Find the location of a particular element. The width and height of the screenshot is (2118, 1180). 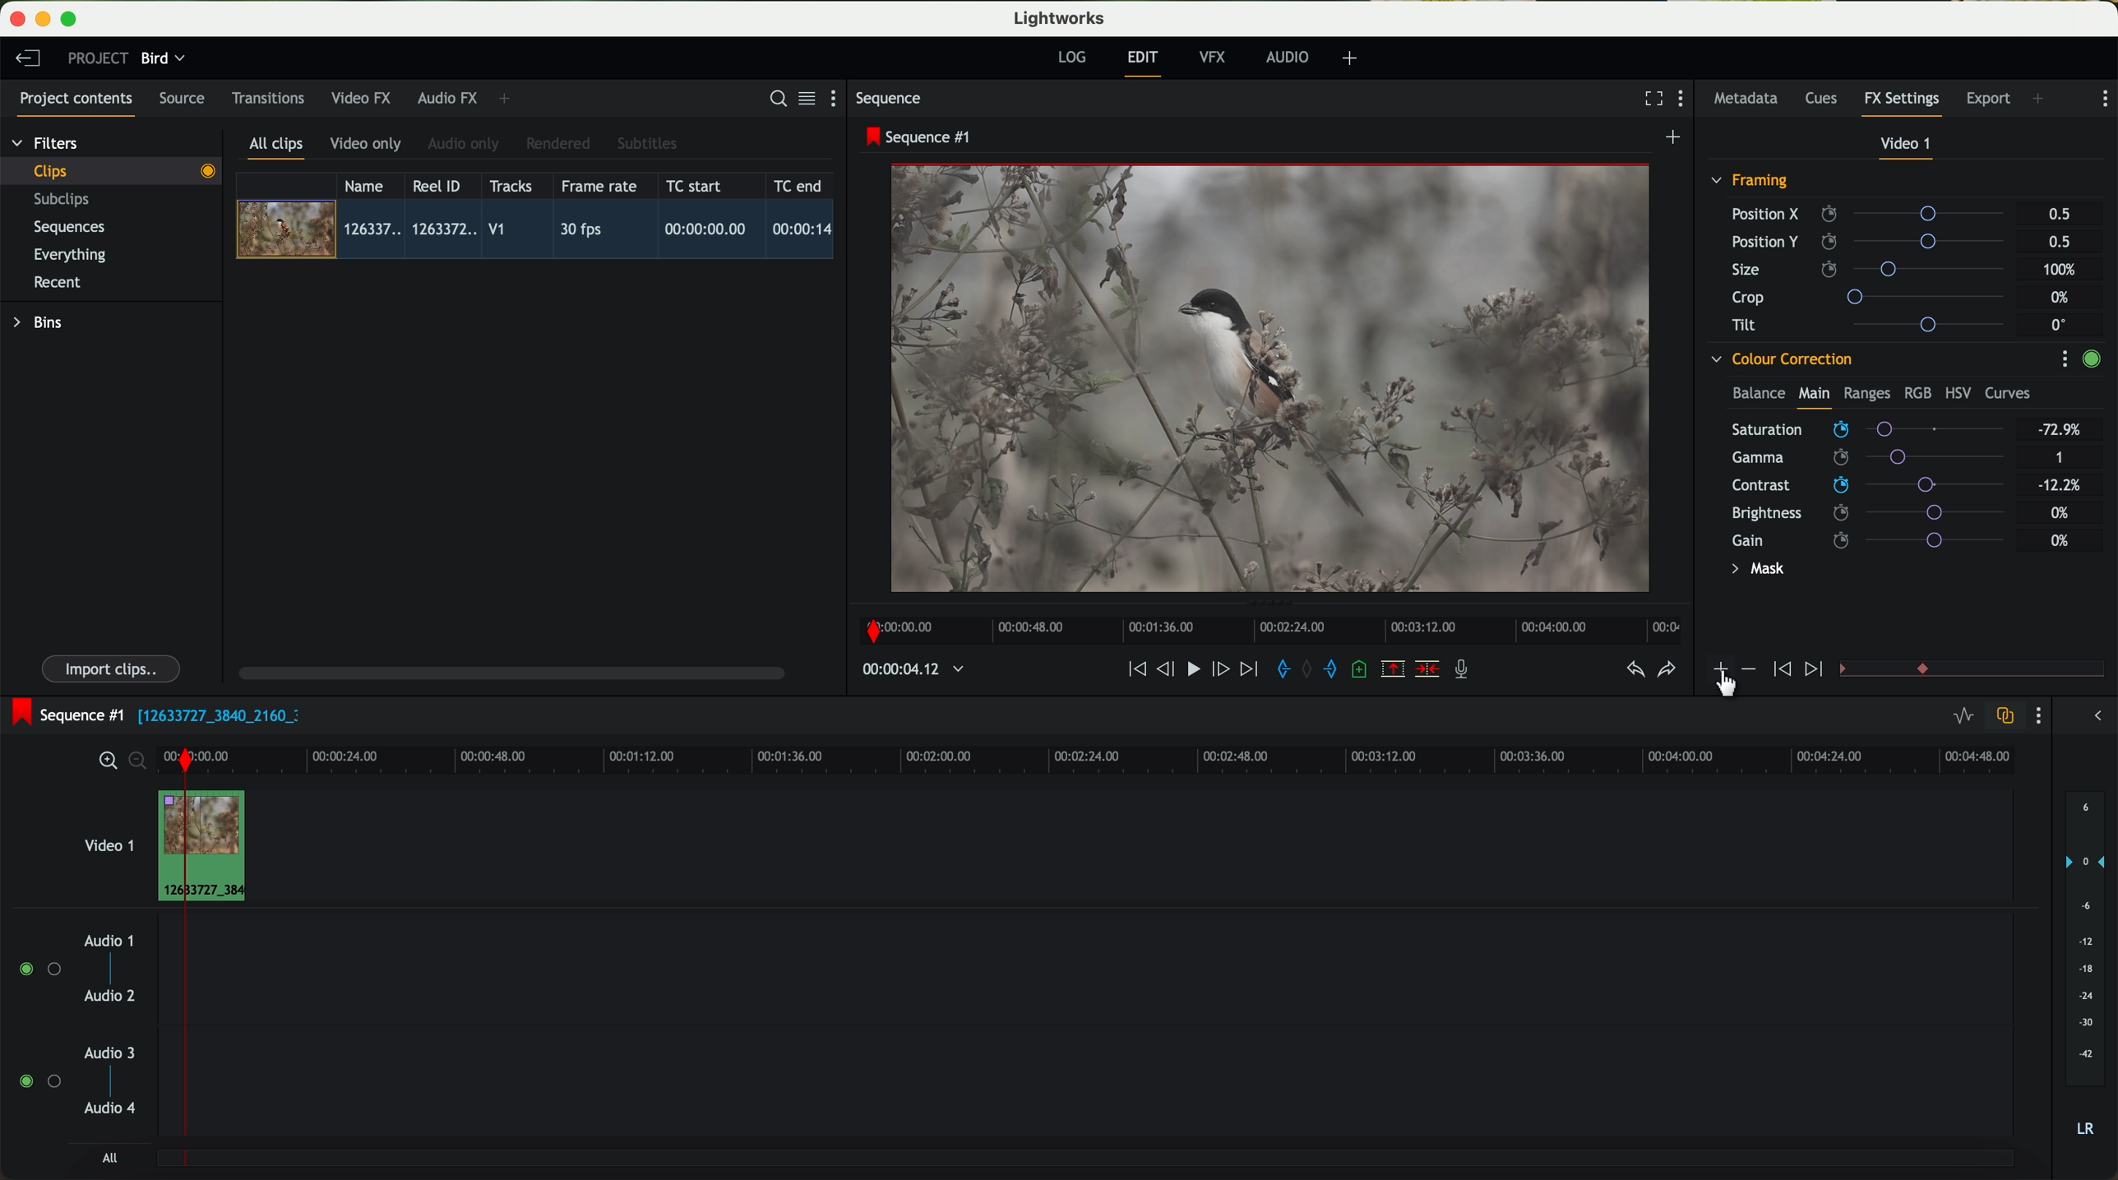

show settings menu is located at coordinates (2103, 99).